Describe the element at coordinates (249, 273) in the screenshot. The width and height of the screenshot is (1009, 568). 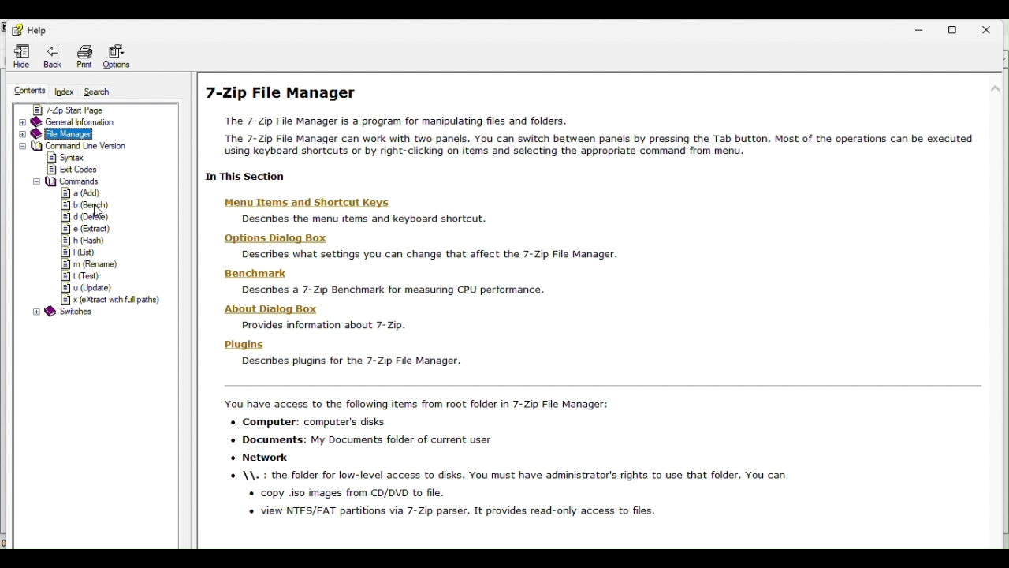
I see `‘Benchmark` at that location.